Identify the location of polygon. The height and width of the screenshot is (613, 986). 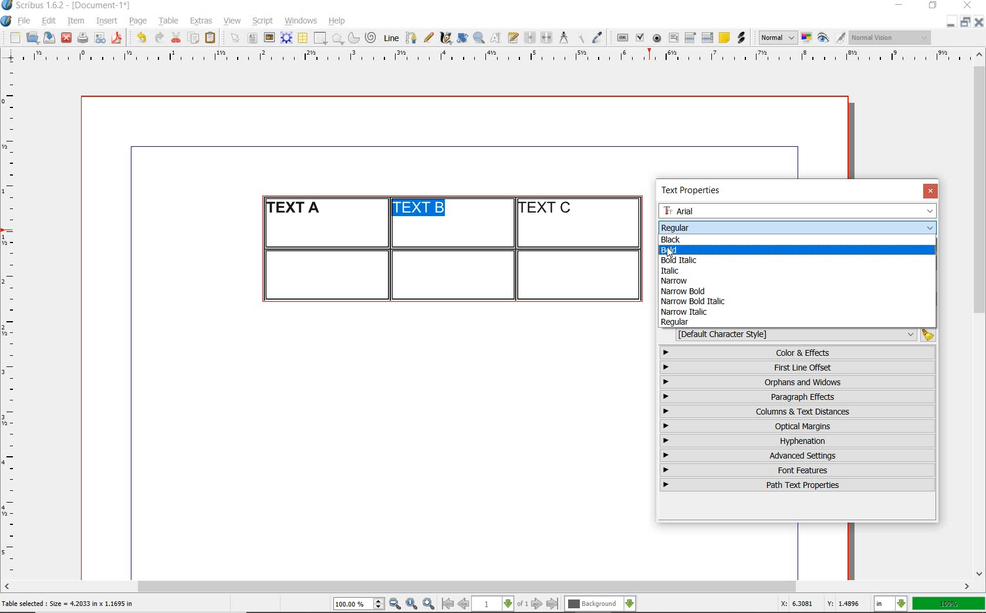
(337, 38).